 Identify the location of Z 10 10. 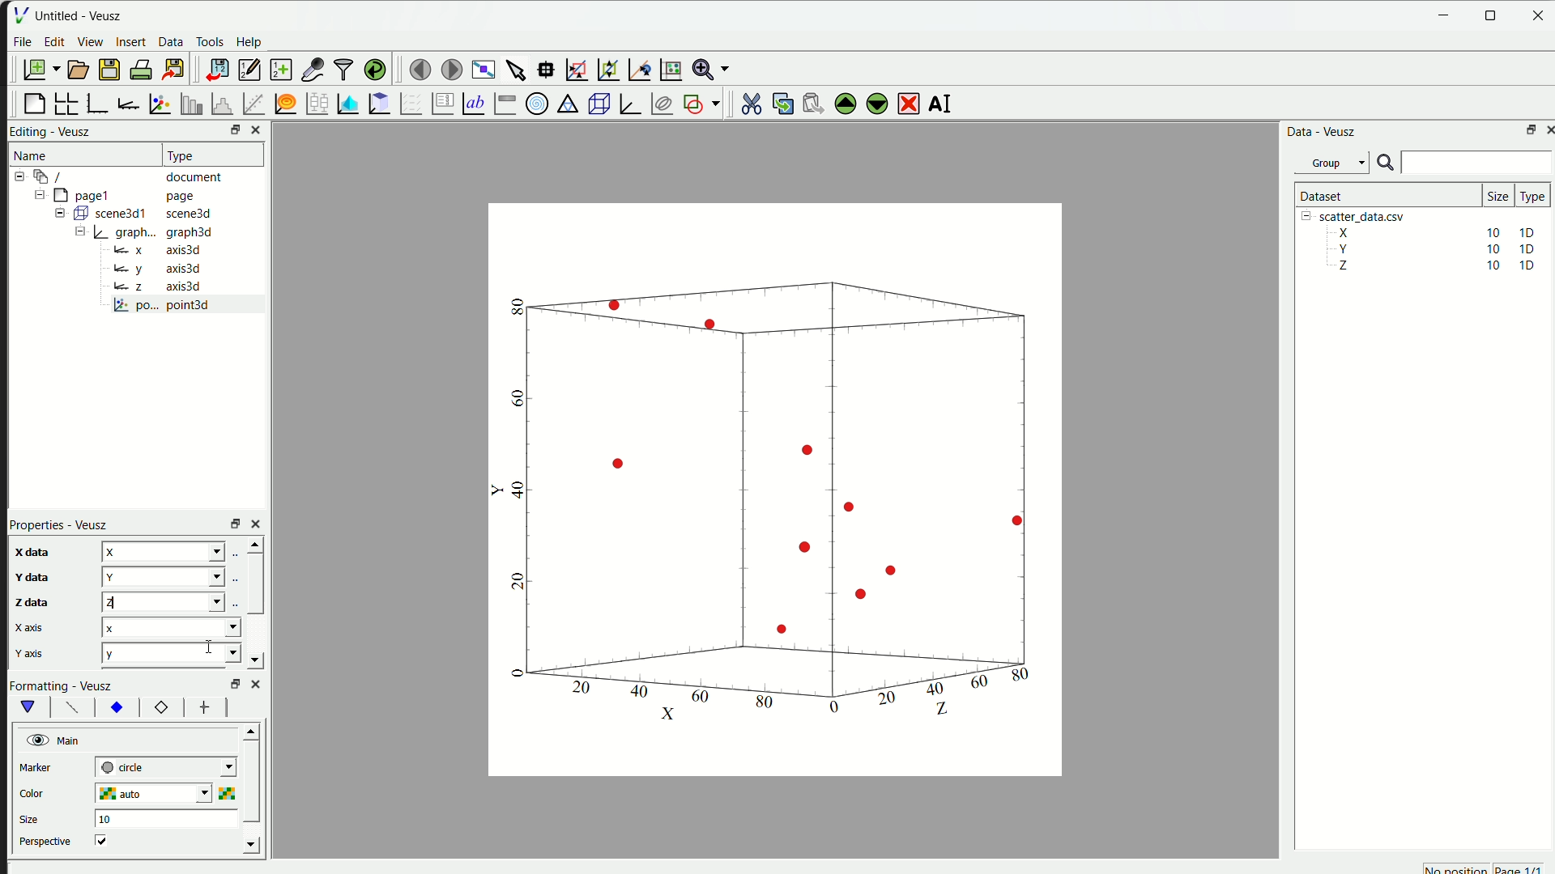
(1433, 267).